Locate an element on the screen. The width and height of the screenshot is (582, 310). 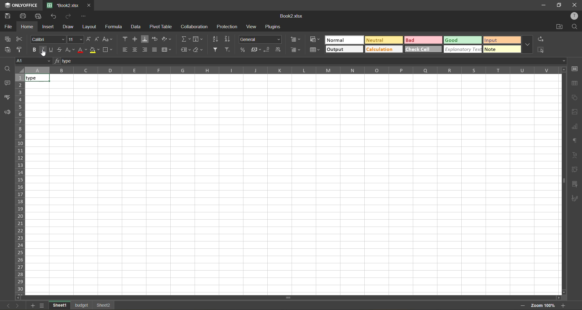
filter is located at coordinates (216, 49).